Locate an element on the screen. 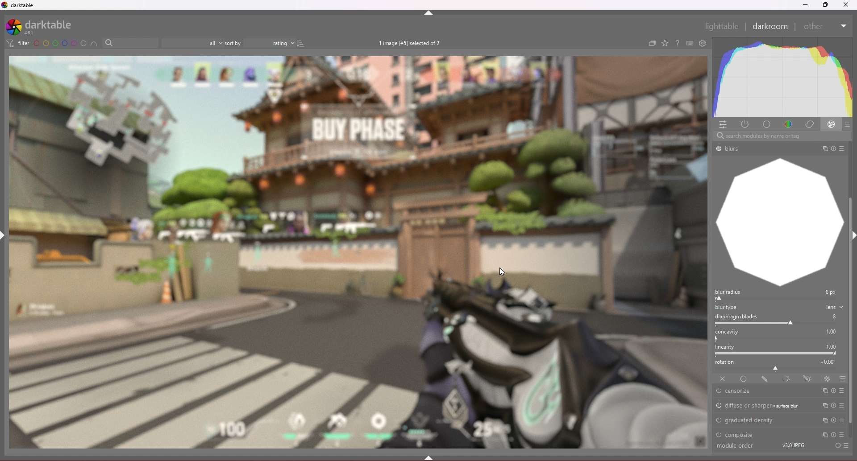  effect is located at coordinates (832, 124).